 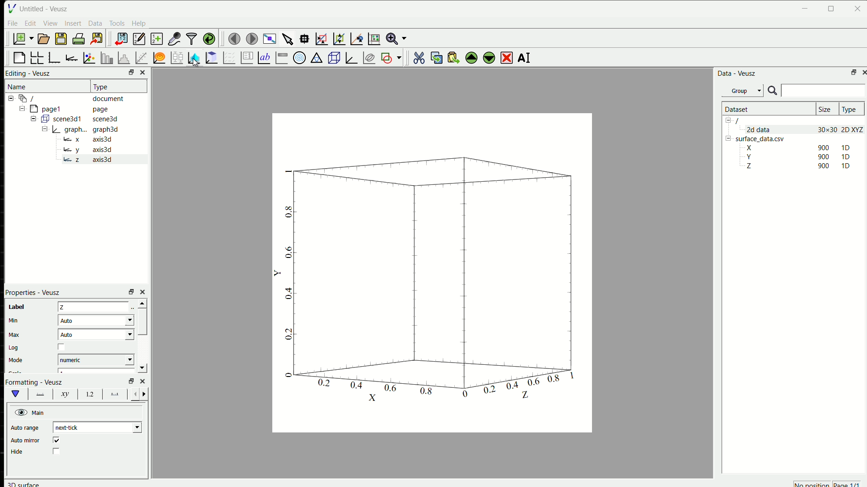 I want to click on plot box plots, so click(x=177, y=57).